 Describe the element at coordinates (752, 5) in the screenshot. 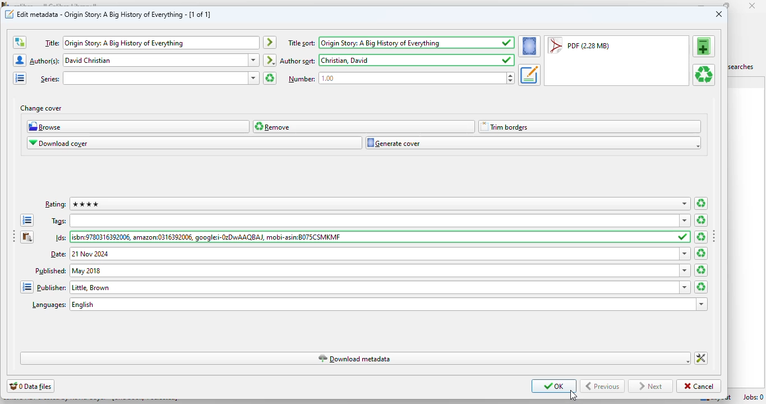

I see `close` at that location.